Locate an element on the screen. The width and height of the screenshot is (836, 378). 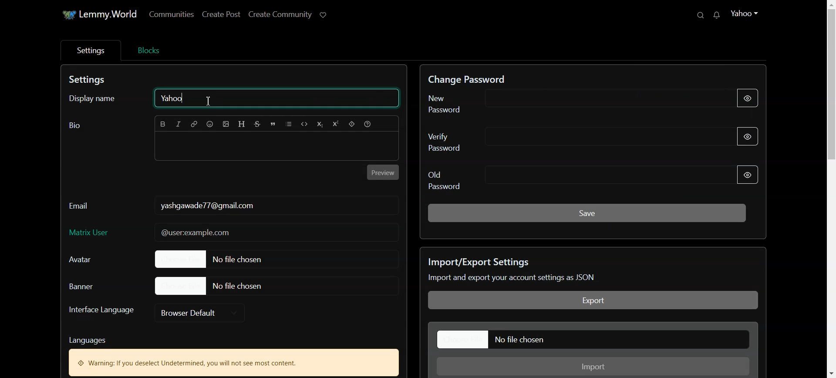
Superscript is located at coordinates (335, 125).